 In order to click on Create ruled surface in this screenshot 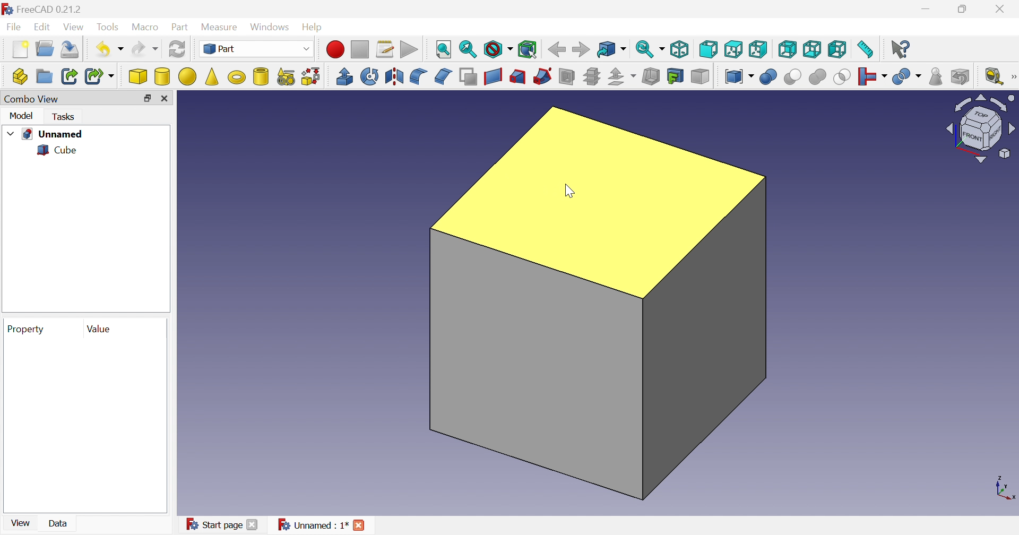, I will do `click(494, 77)`.